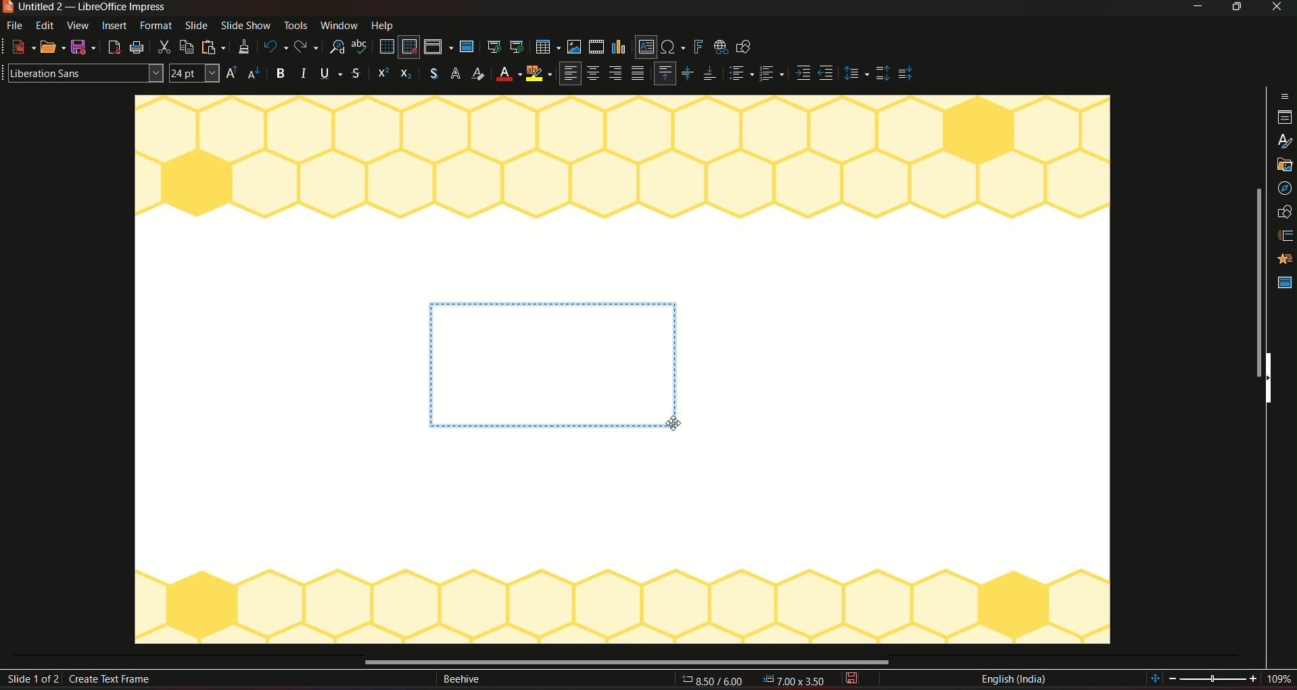 This screenshot has width=1297, height=690. I want to click on font stylre, so click(82, 72).